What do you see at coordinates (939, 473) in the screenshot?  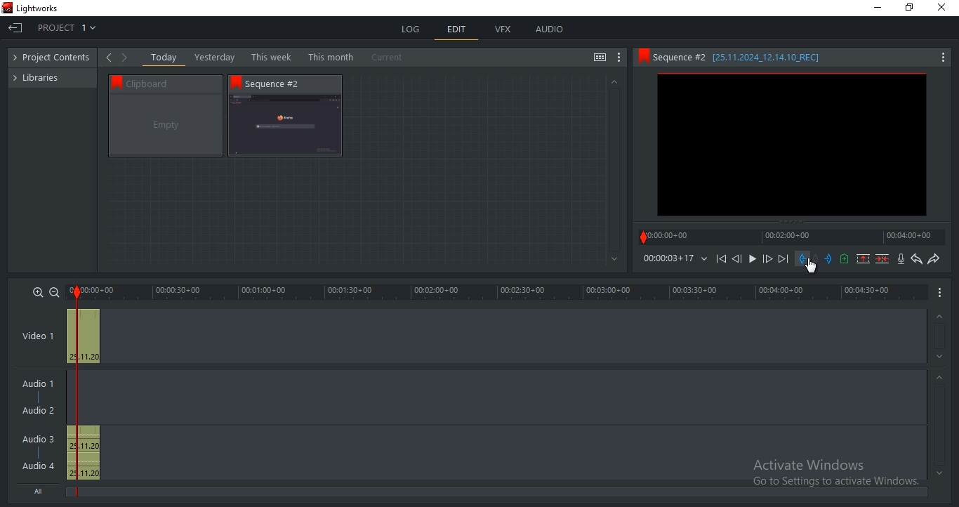 I see `Greyed out down arrow` at bounding box center [939, 473].